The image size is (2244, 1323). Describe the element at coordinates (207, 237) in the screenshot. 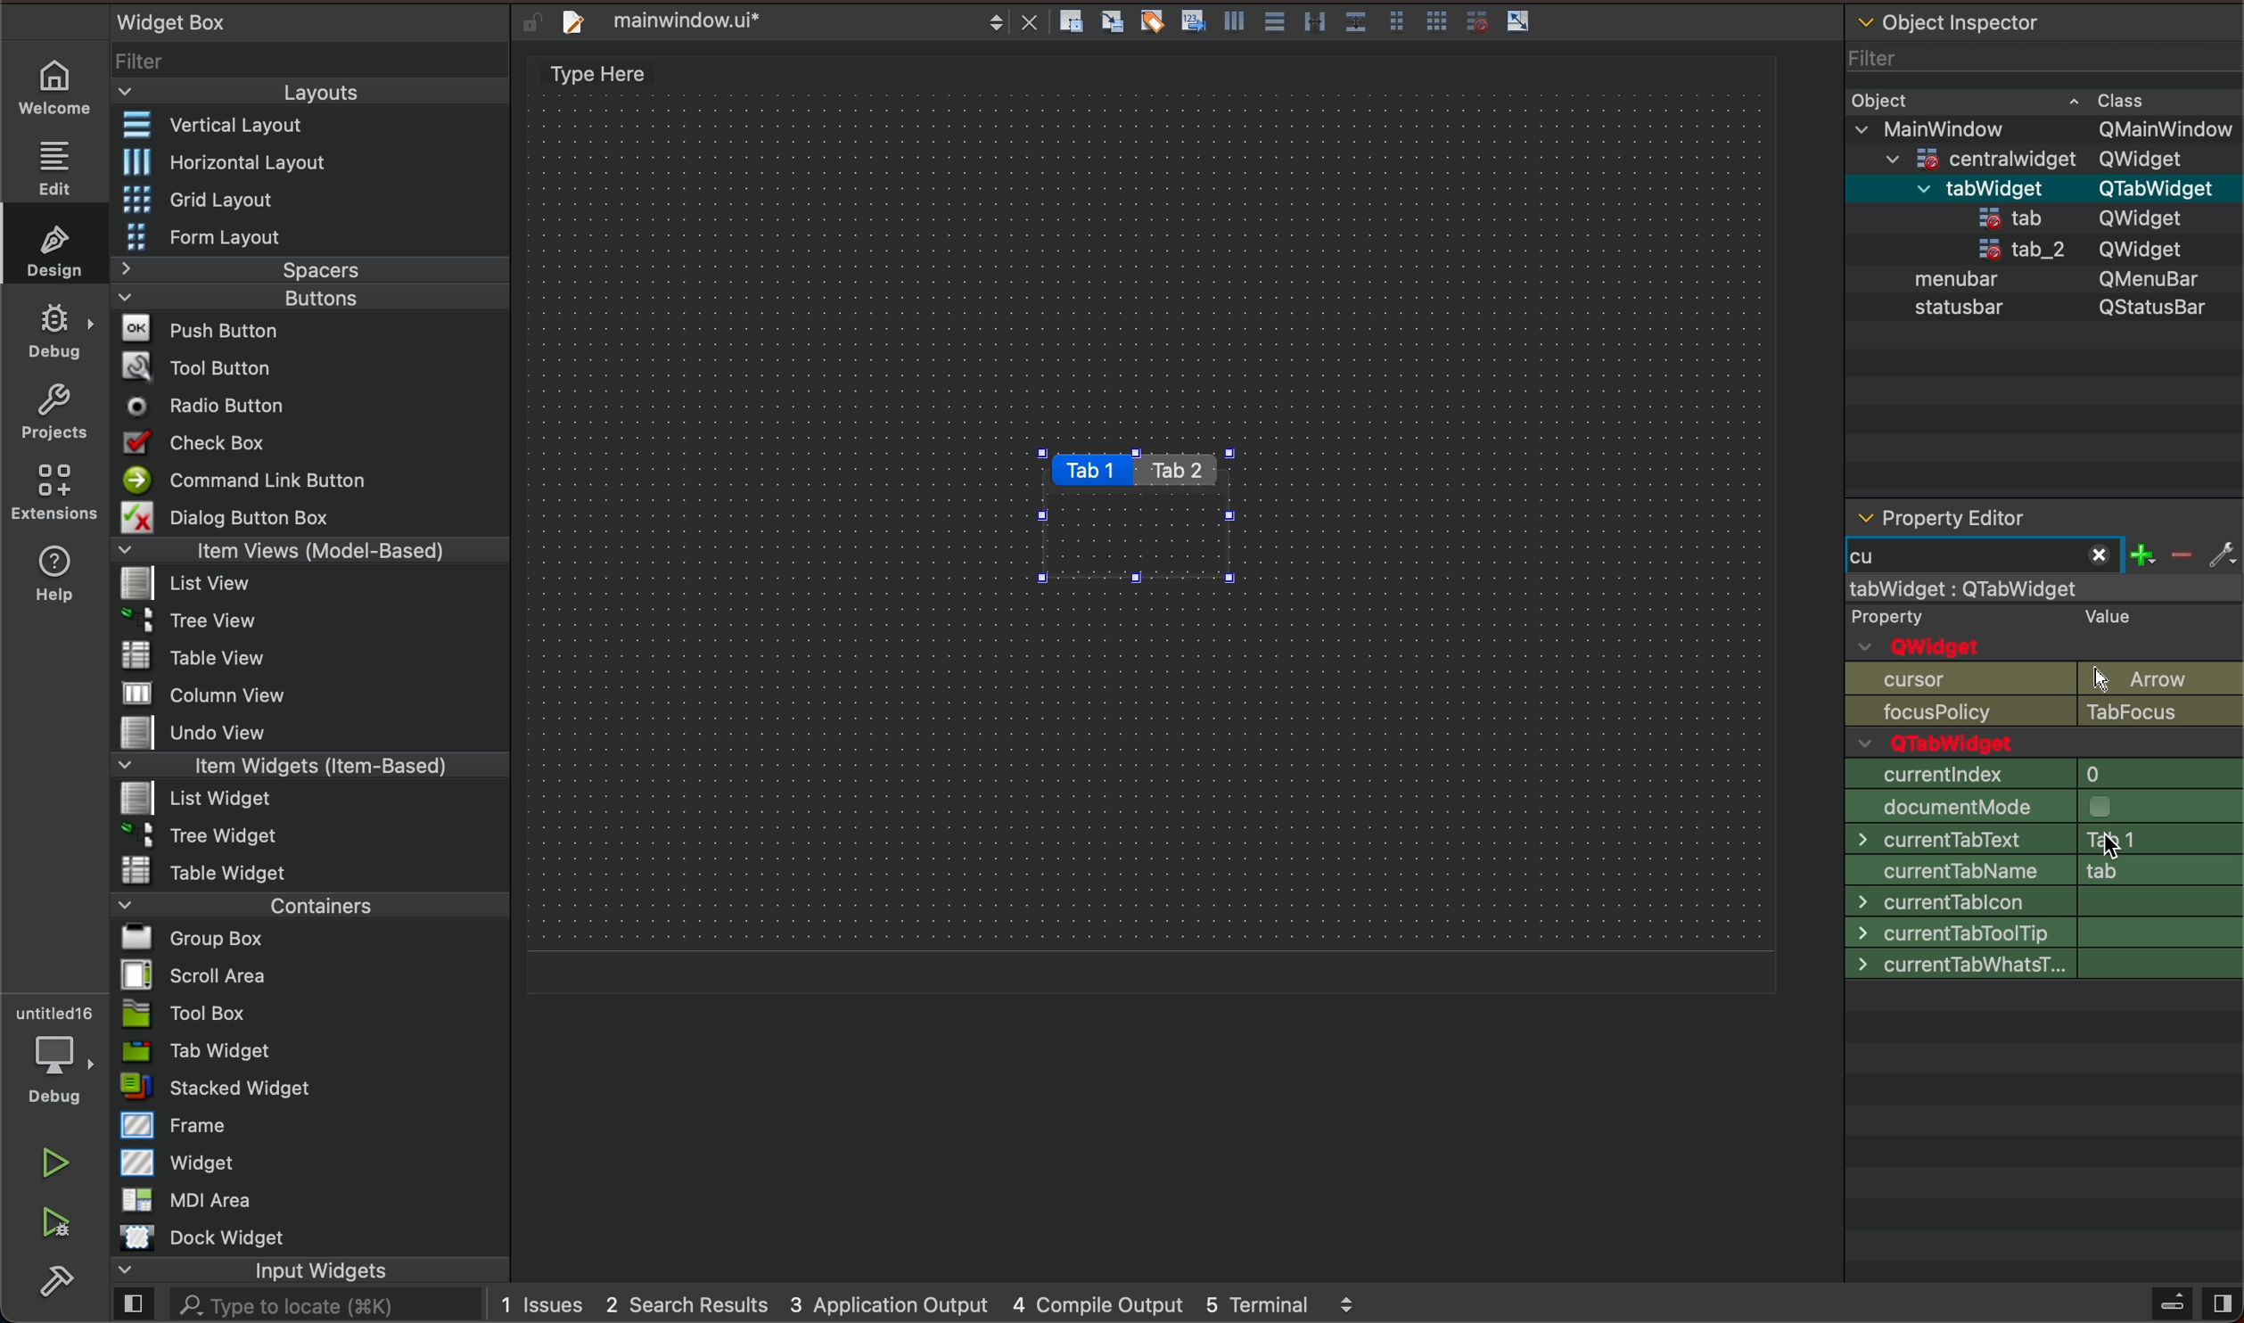

I see ` Form Layout` at that location.